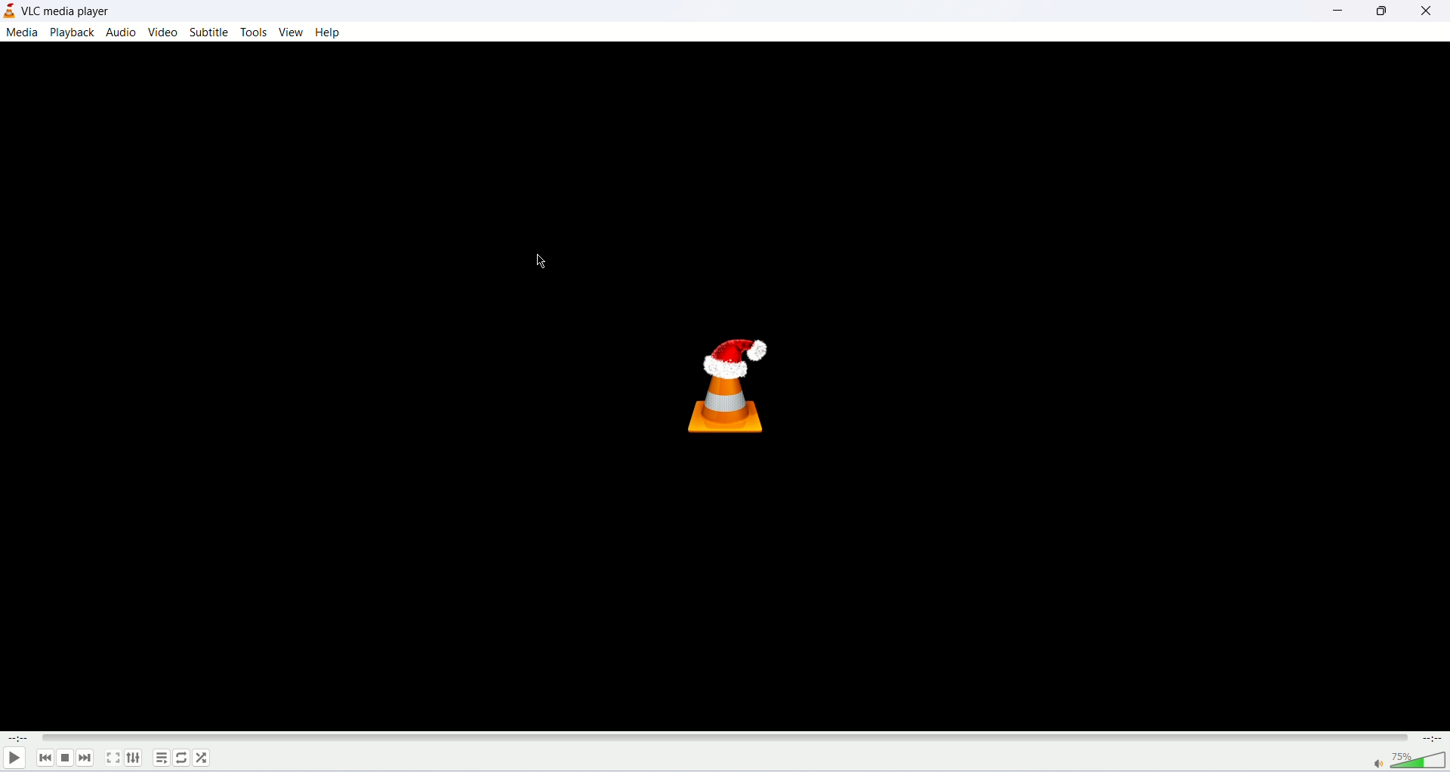  I want to click on maximize, so click(1384, 14).